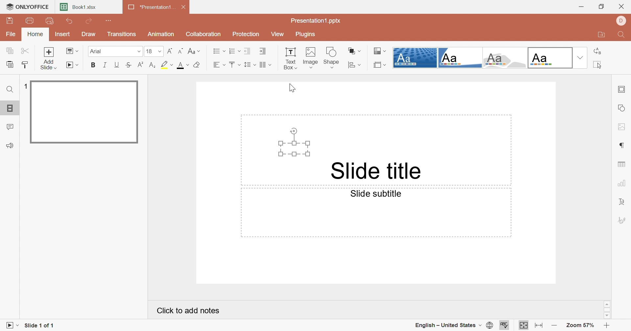 Image resolution: width=631 pixels, height=331 pixels. Describe the element at coordinates (10, 51) in the screenshot. I see `Copy` at that location.